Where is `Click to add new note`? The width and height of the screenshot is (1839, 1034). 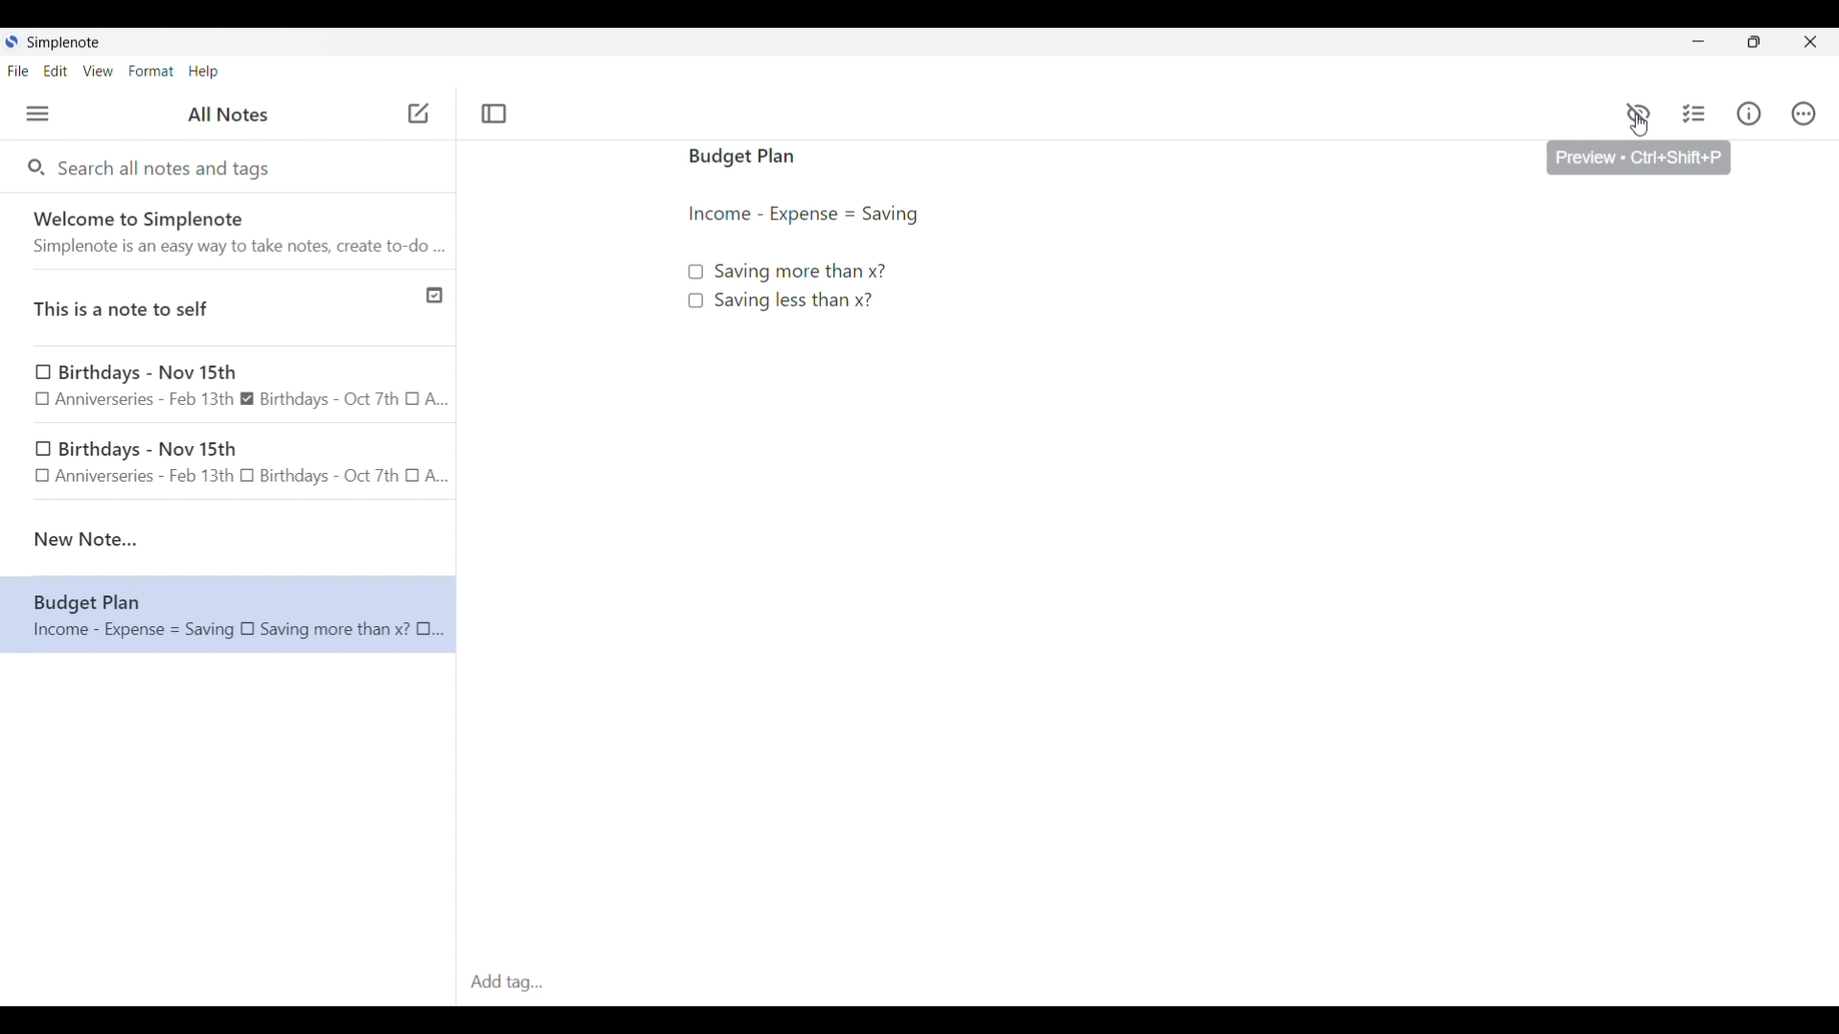
Click to add new note is located at coordinates (419, 113).